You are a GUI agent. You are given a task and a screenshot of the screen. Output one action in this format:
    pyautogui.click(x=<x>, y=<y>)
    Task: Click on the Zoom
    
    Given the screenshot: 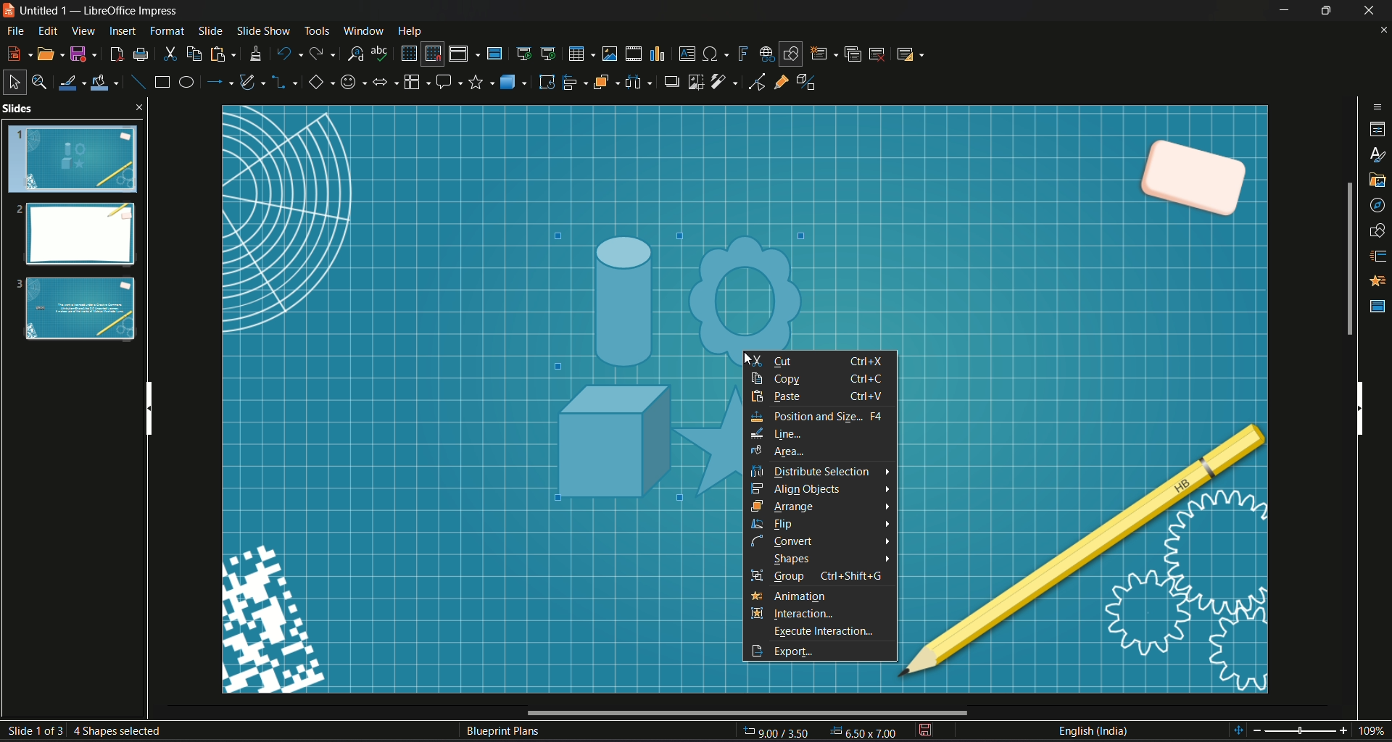 What is the action you would take?
    pyautogui.click(x=1312, y=731)
    